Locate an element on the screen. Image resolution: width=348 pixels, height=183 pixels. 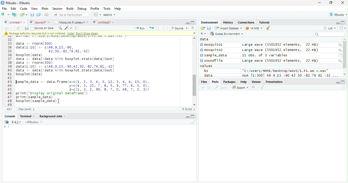
Data is located at coordinates (204, 39).